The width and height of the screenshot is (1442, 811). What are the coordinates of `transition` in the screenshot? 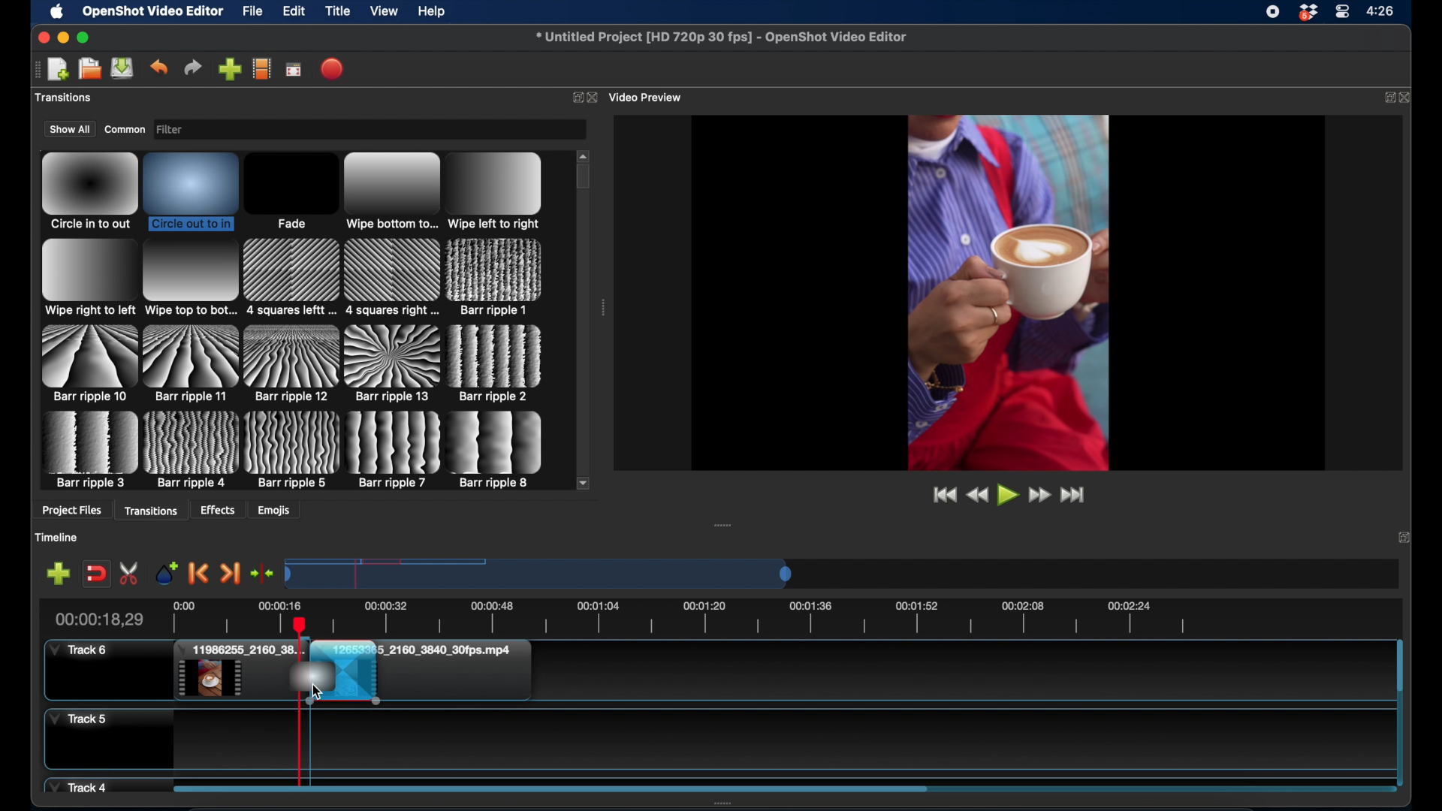 It's located at (192, 363).